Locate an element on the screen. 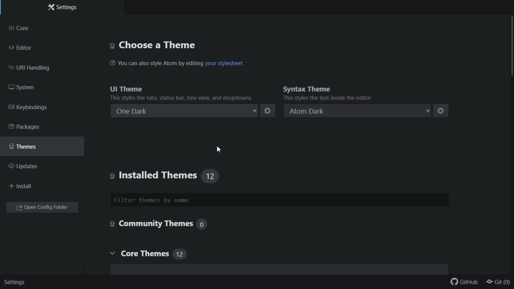  setting is located at coordinates (444, 111).